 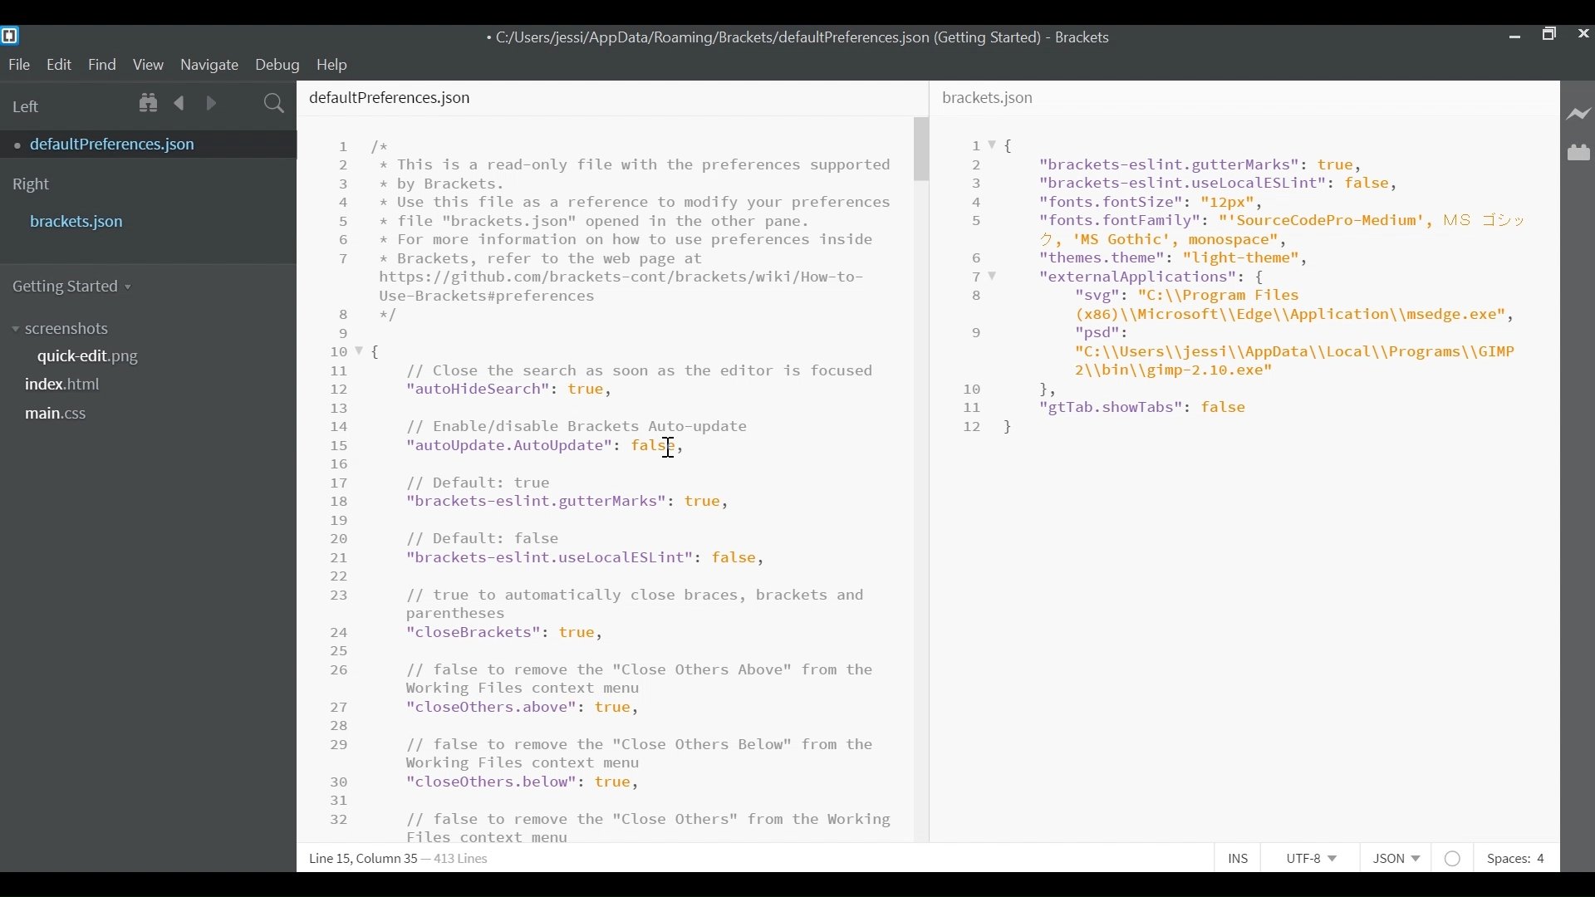 What do you see at coordinates (69, 383) in the screenshot?
I see `index.html` at bounding box center [69, 383].